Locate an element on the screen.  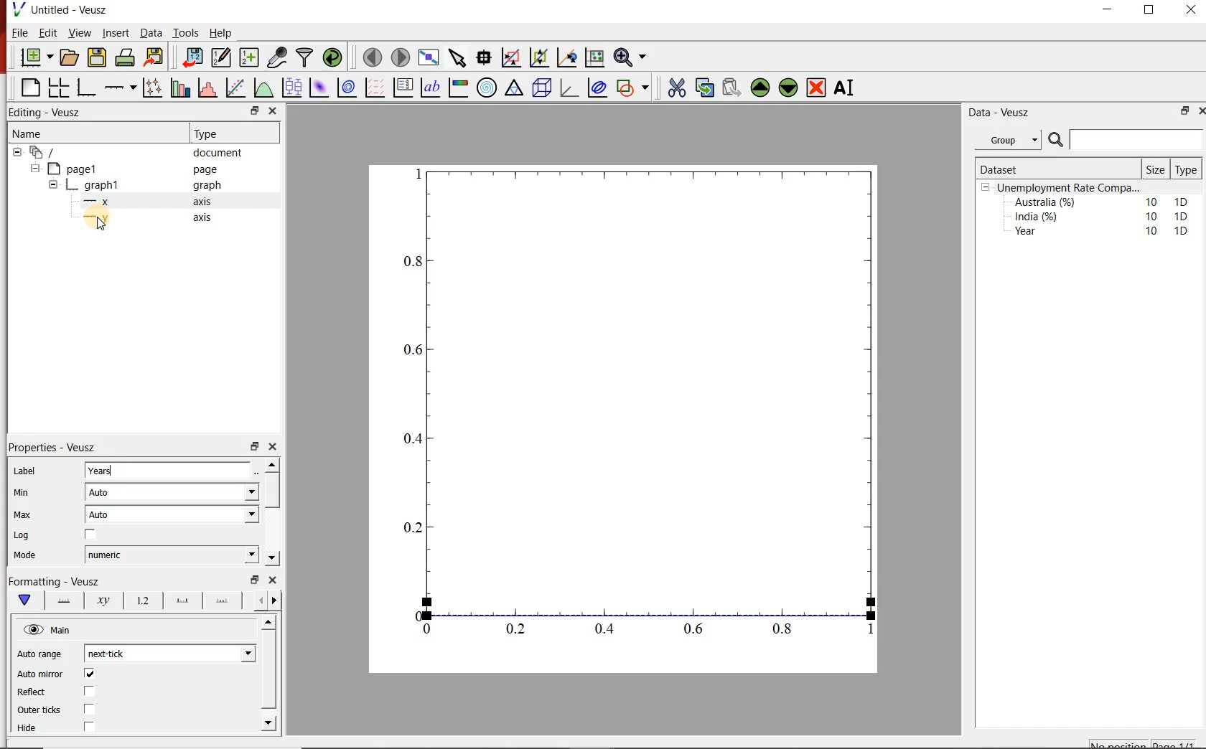
move to next page is located at coordinates (401, 57).